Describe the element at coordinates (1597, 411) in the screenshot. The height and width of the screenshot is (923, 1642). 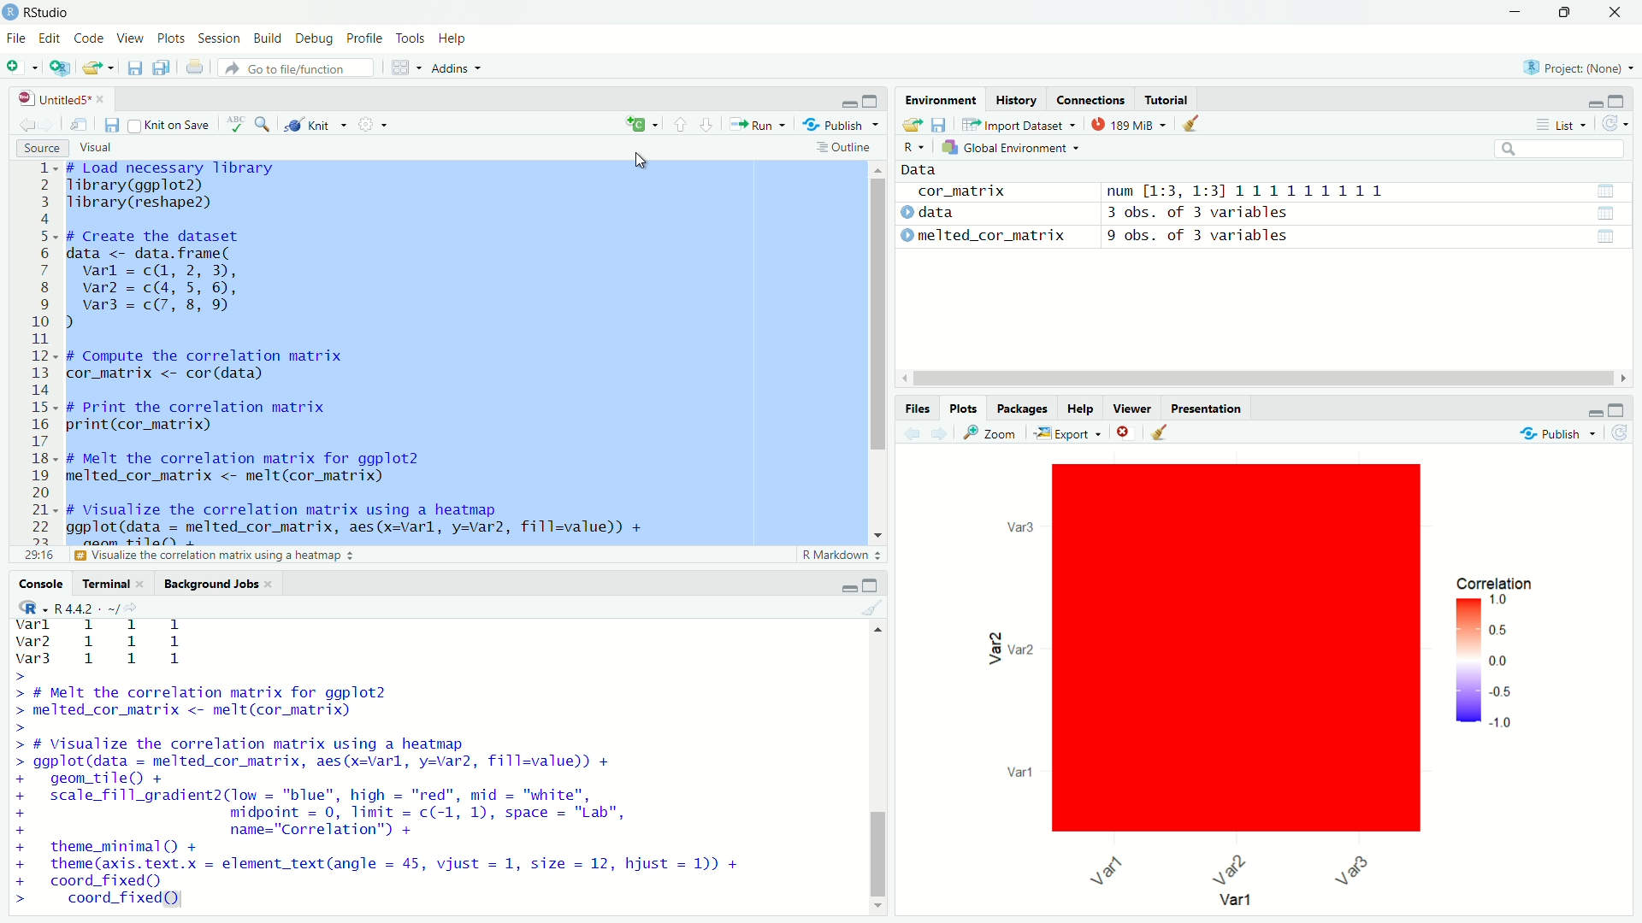
I see `minimize` at that location.